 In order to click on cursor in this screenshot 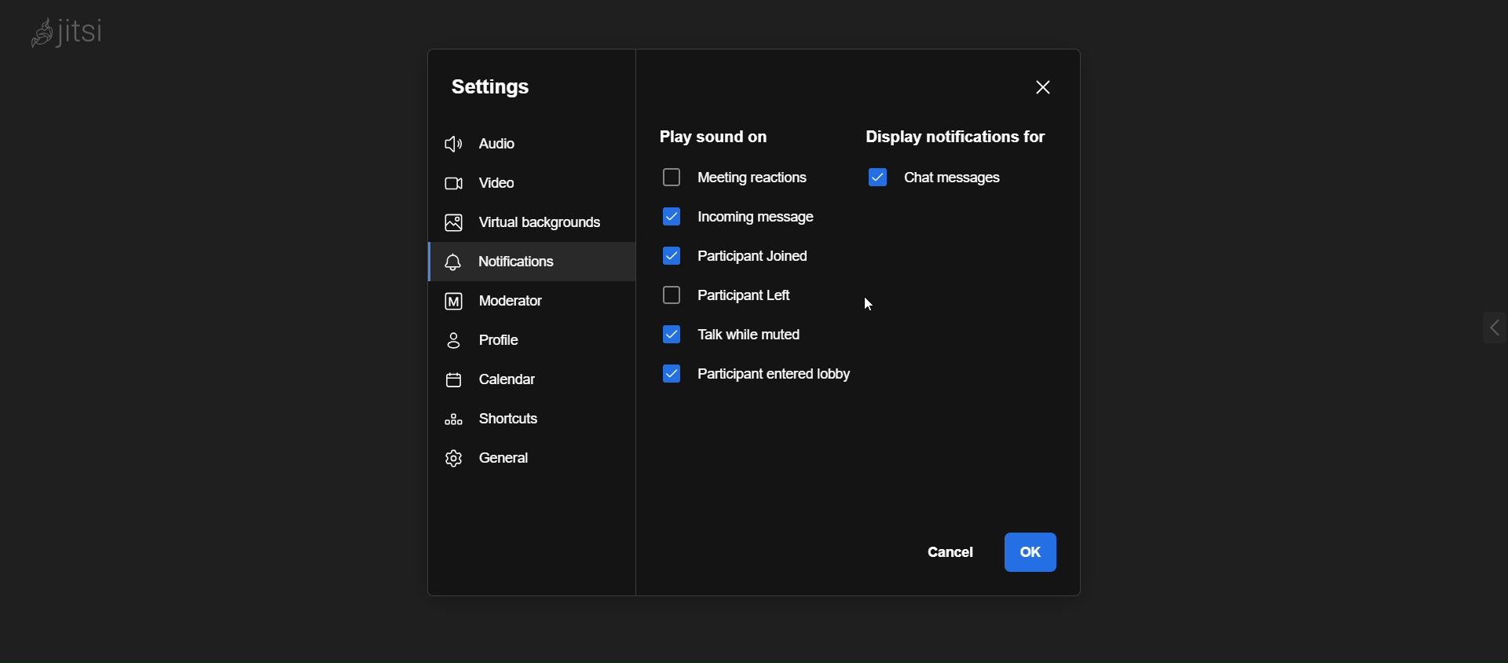, I will do `click(873, 308)`.